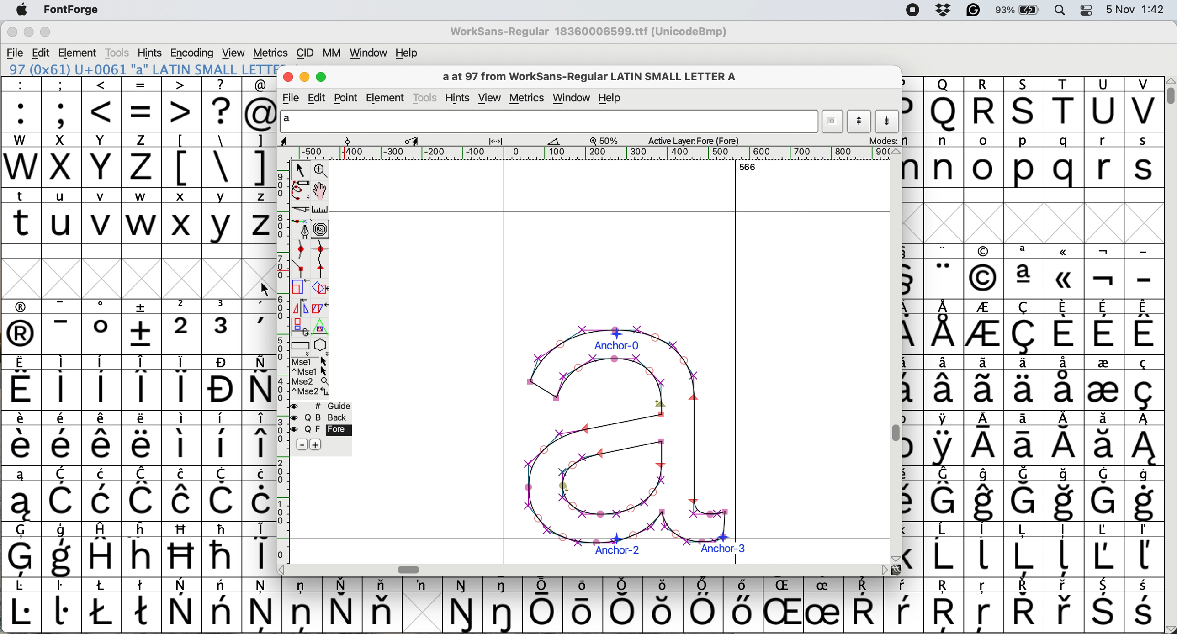 Image resolution: width=1177 pixels, height=634 pixels. I want to click on cid, so click(304, 53).